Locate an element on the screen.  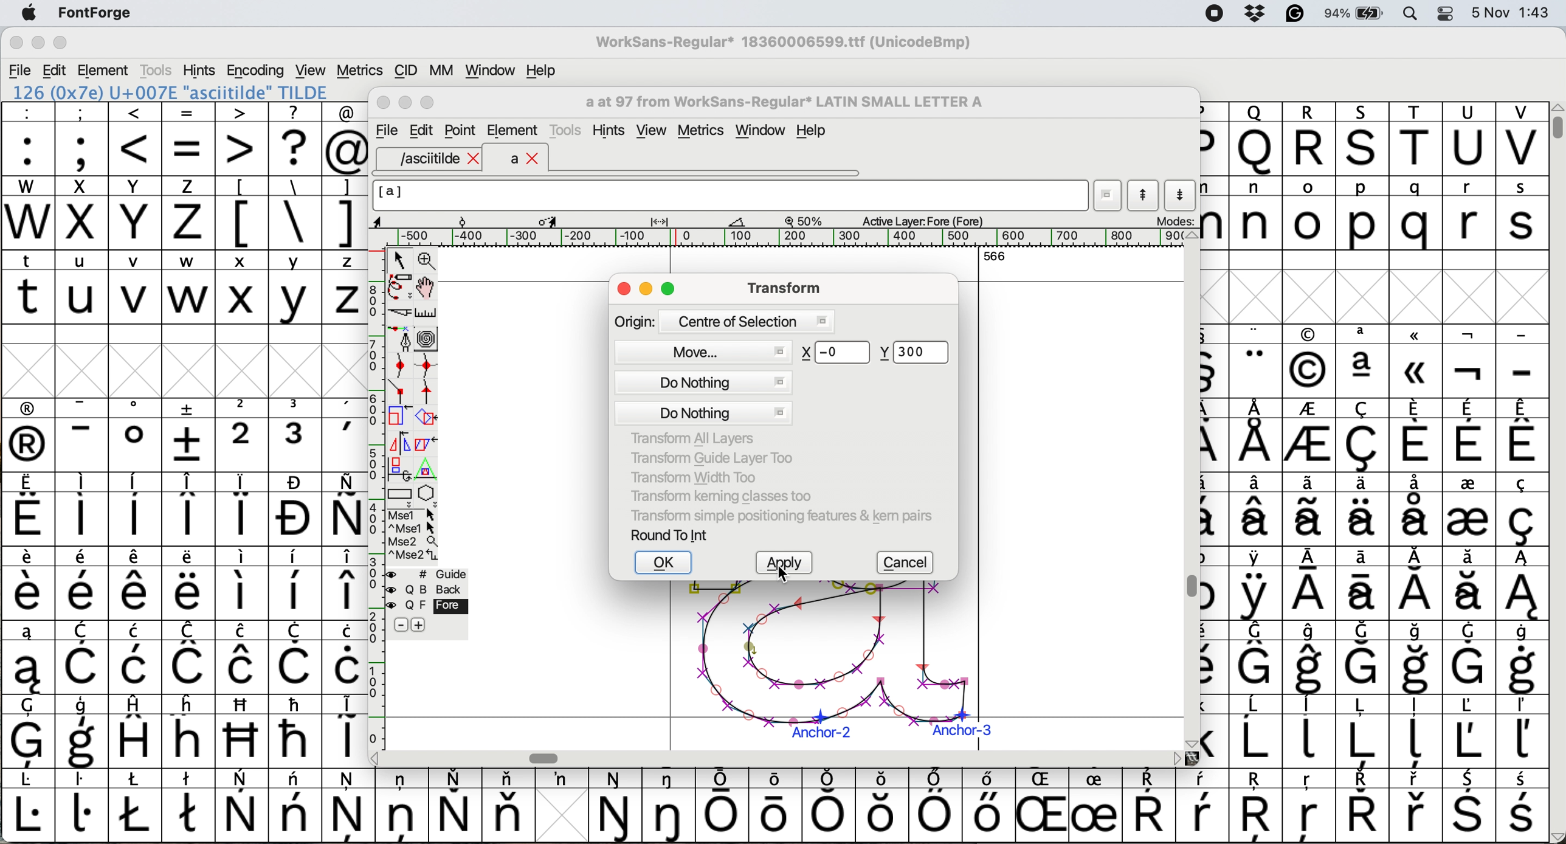
tranform width too is located at coordinates (700, 476).